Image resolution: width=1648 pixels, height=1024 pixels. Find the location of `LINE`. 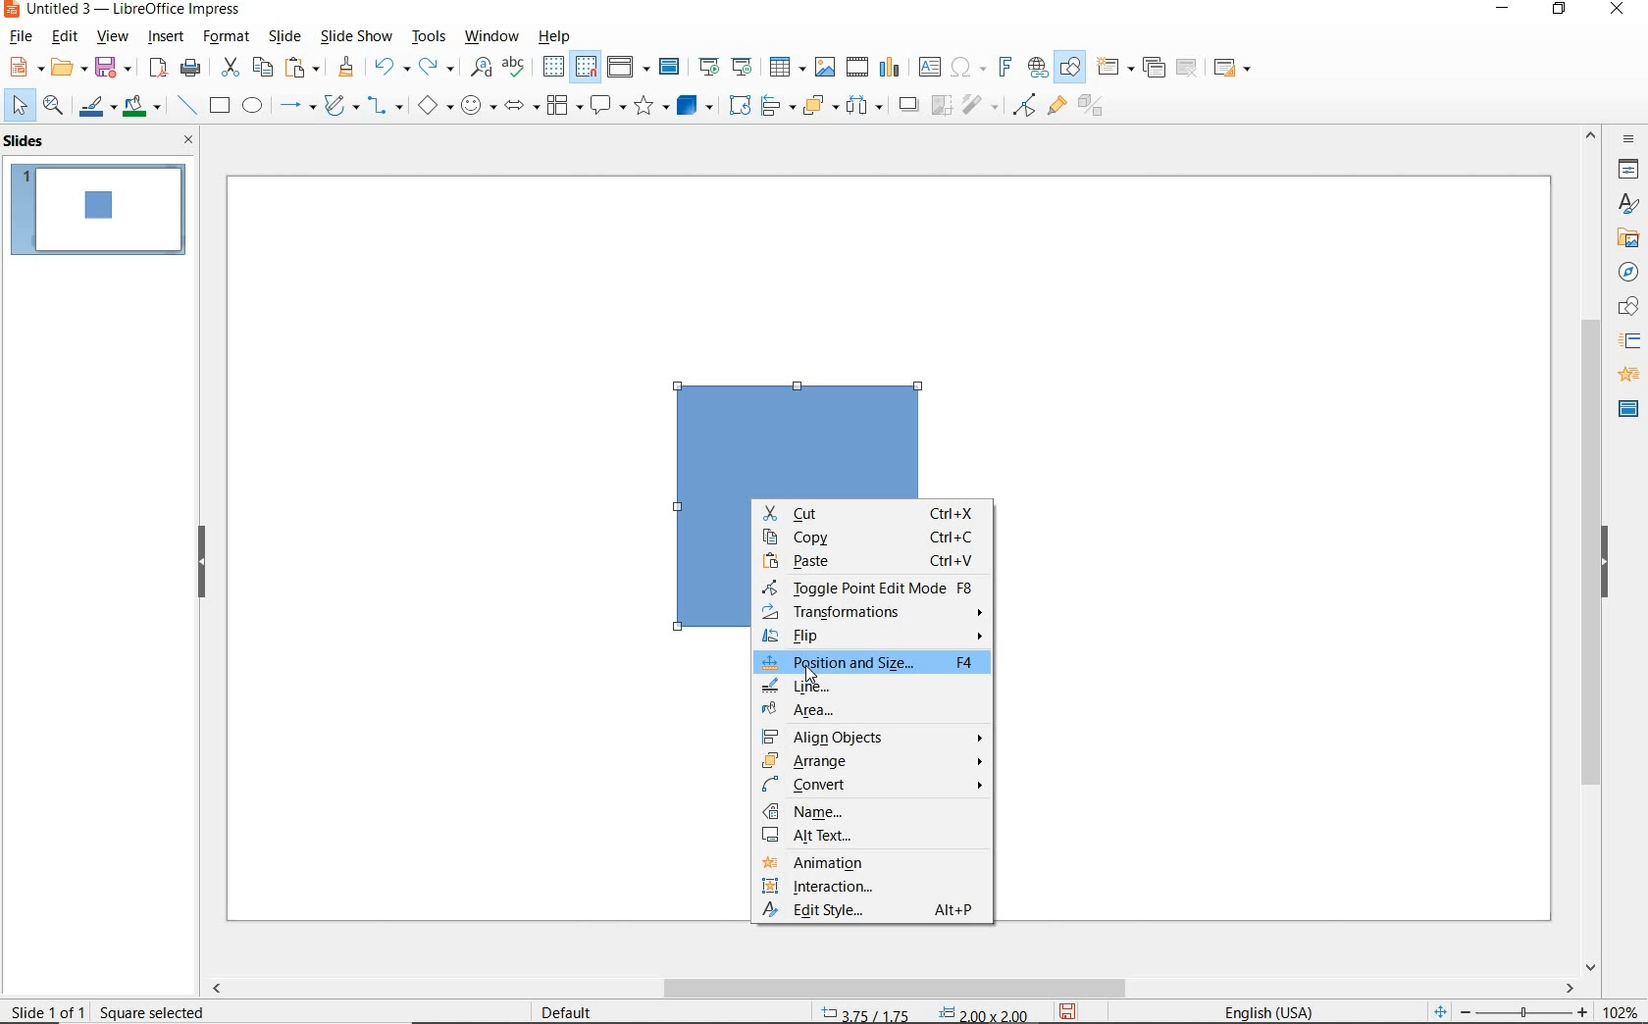

LINE is located at coordinates (869, 686).